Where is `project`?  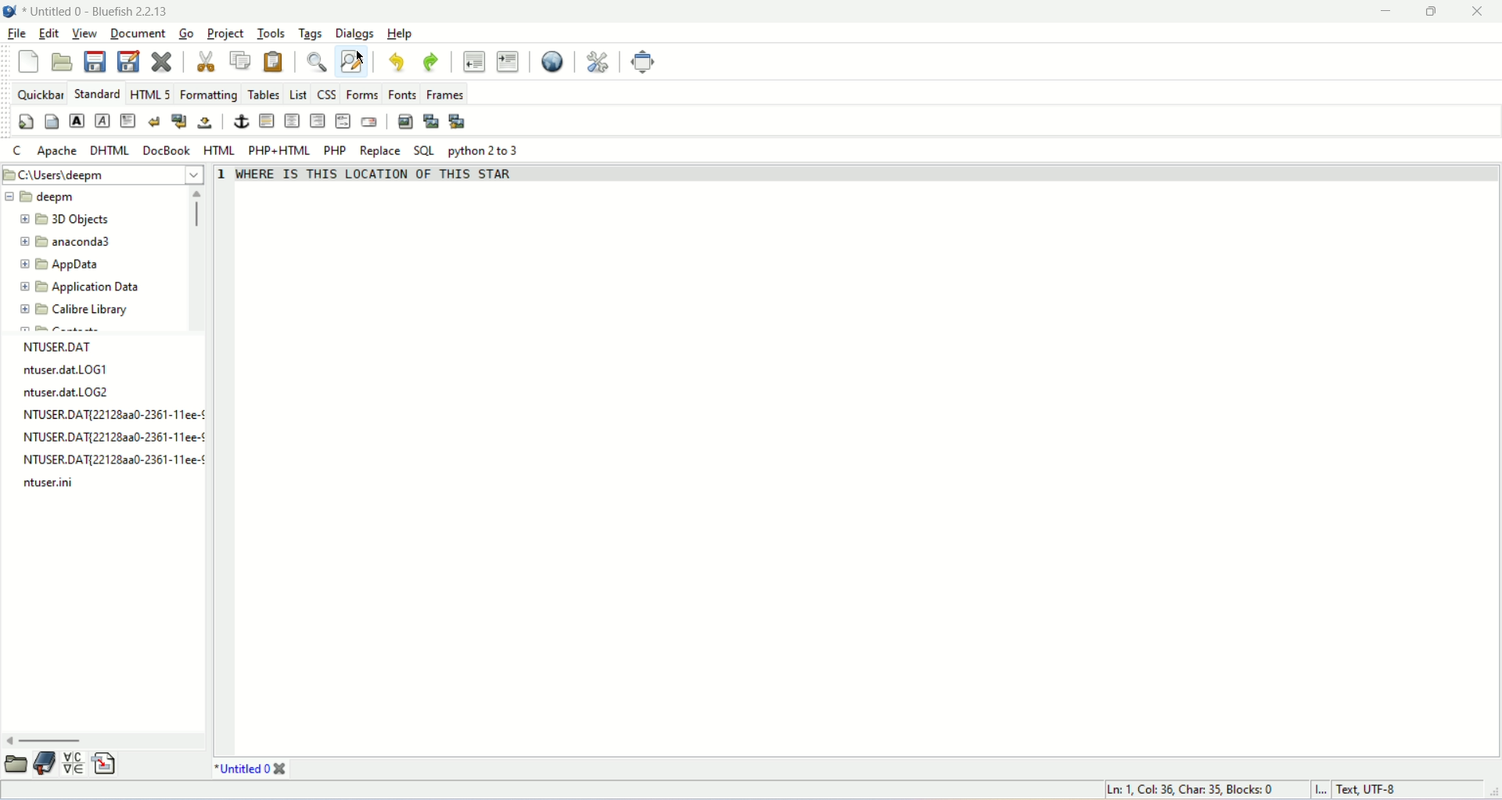 project is located at coordinates (225, 34).